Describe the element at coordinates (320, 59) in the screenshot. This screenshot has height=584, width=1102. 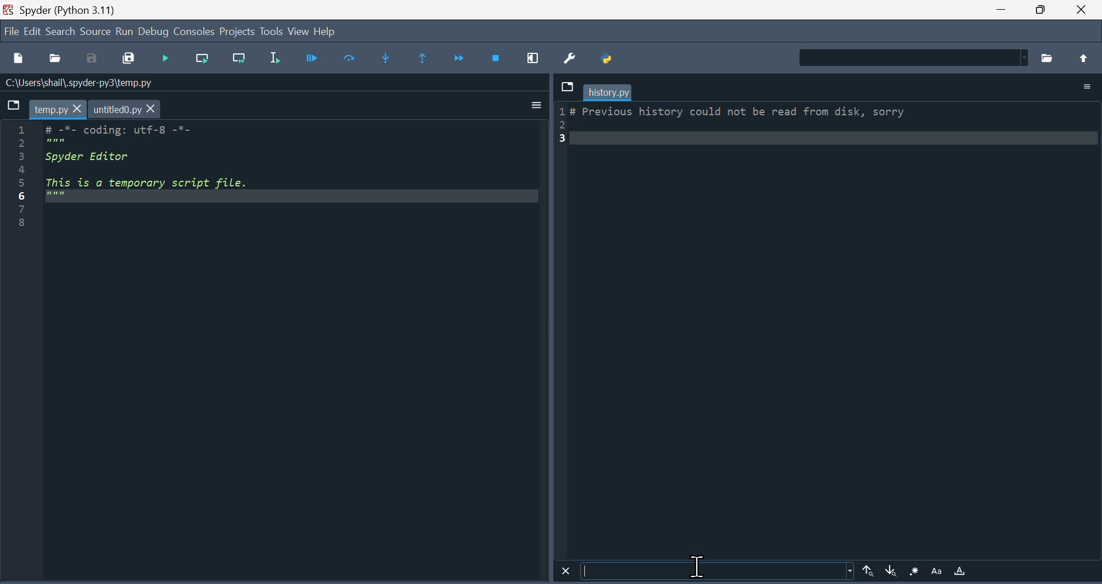
I see `Debug file` at that location.